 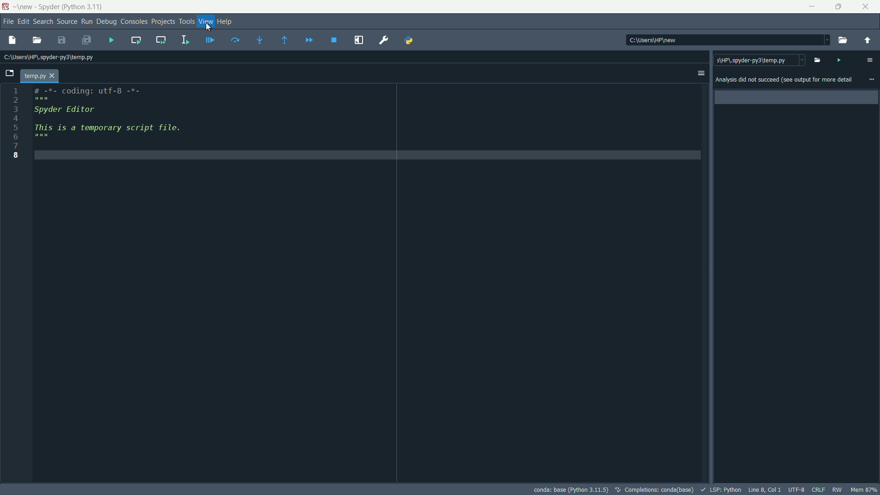 What do you see at coordinates (235, 39) in the screenshot?
I see `run current line` at bounding box center [235, 39].